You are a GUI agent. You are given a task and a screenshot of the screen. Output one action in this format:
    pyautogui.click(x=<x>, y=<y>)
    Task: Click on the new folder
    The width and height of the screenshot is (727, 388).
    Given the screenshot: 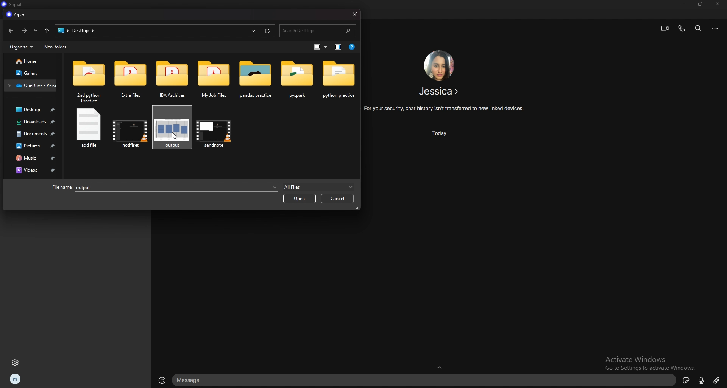 What is the action you would take?
    pyautogui.click(x=55, y=47)
    